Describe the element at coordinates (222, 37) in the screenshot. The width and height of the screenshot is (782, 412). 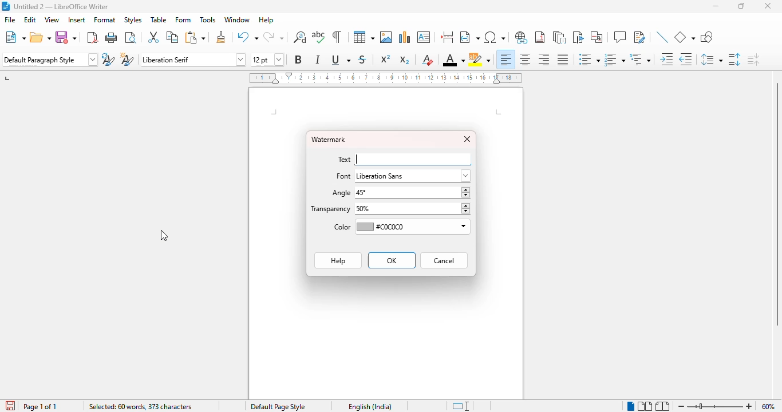
I see `clone formatting` at that location.